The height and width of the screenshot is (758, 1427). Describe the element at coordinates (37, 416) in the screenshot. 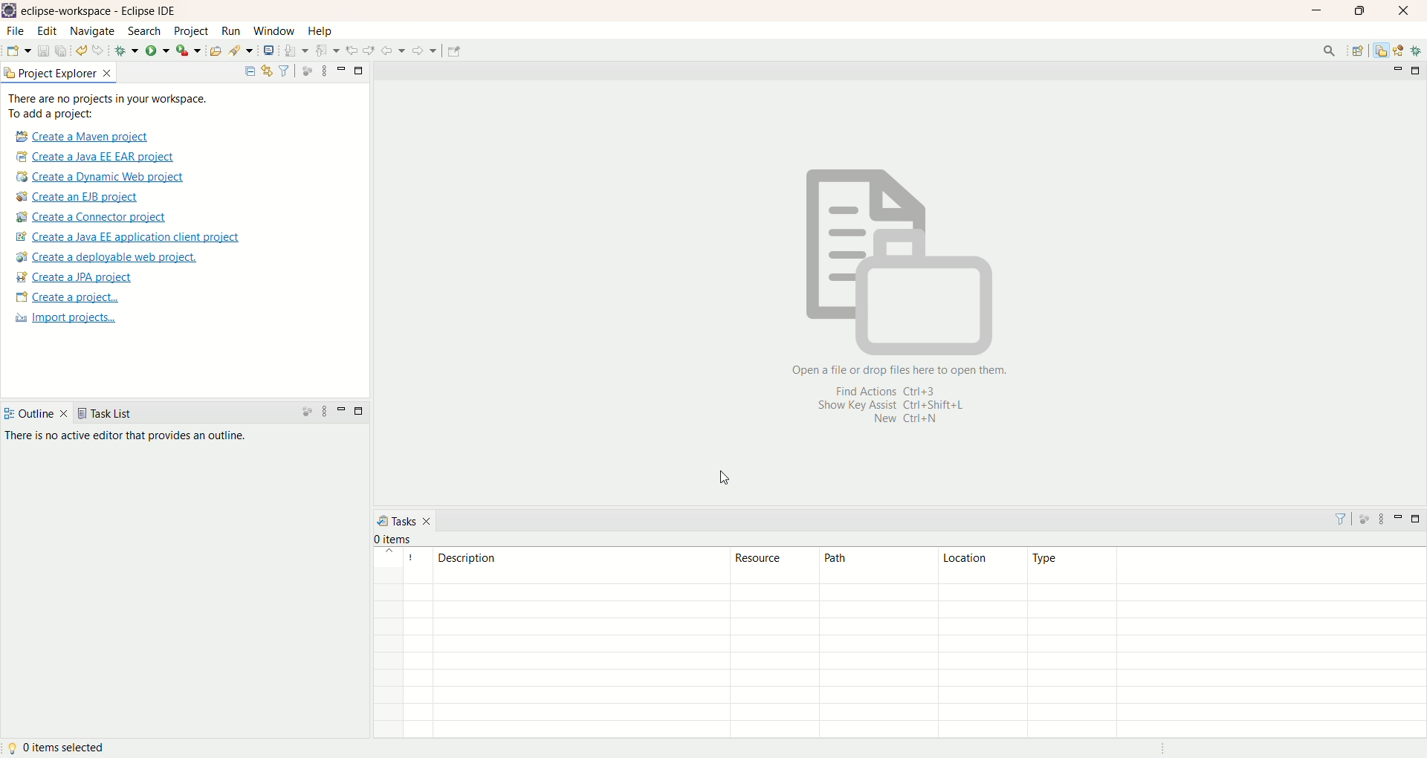

I see `outline` at that location.